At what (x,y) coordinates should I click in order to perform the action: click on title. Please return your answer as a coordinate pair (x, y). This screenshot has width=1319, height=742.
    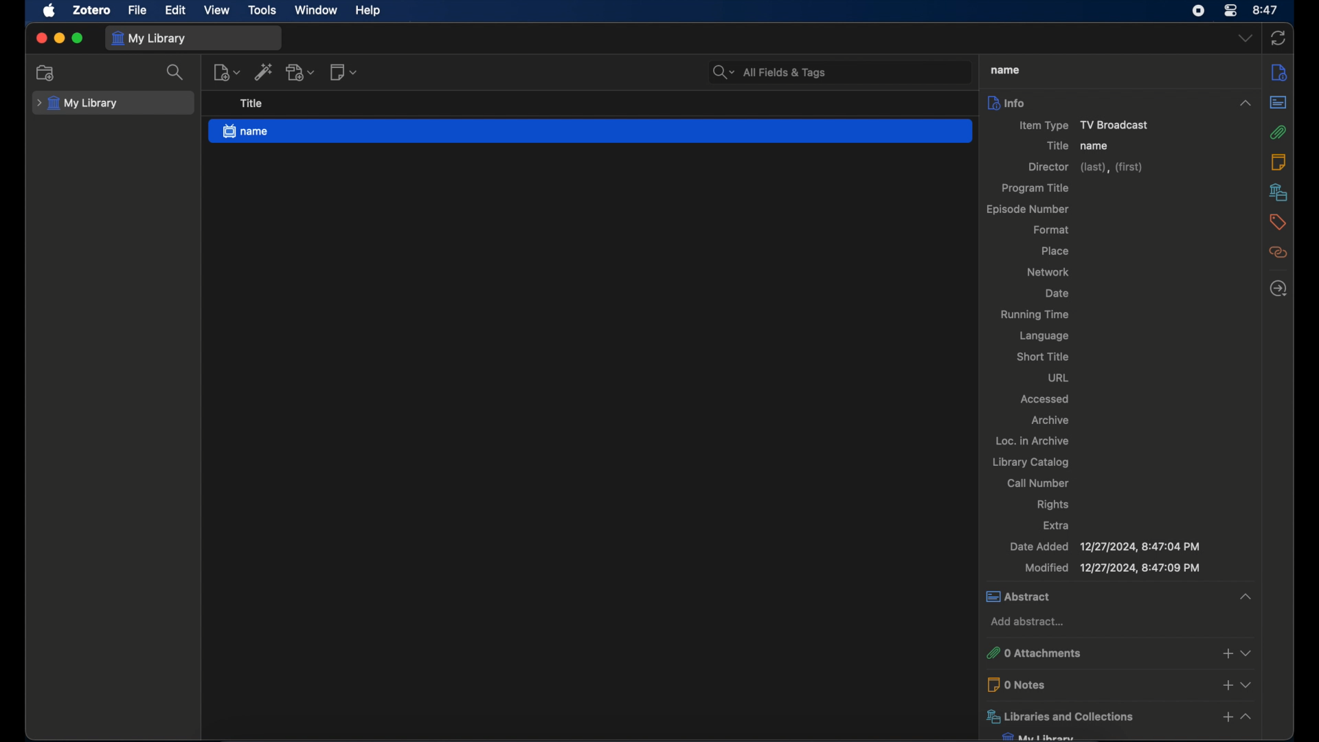
    Looking at the image, I should click on (1055, 145).